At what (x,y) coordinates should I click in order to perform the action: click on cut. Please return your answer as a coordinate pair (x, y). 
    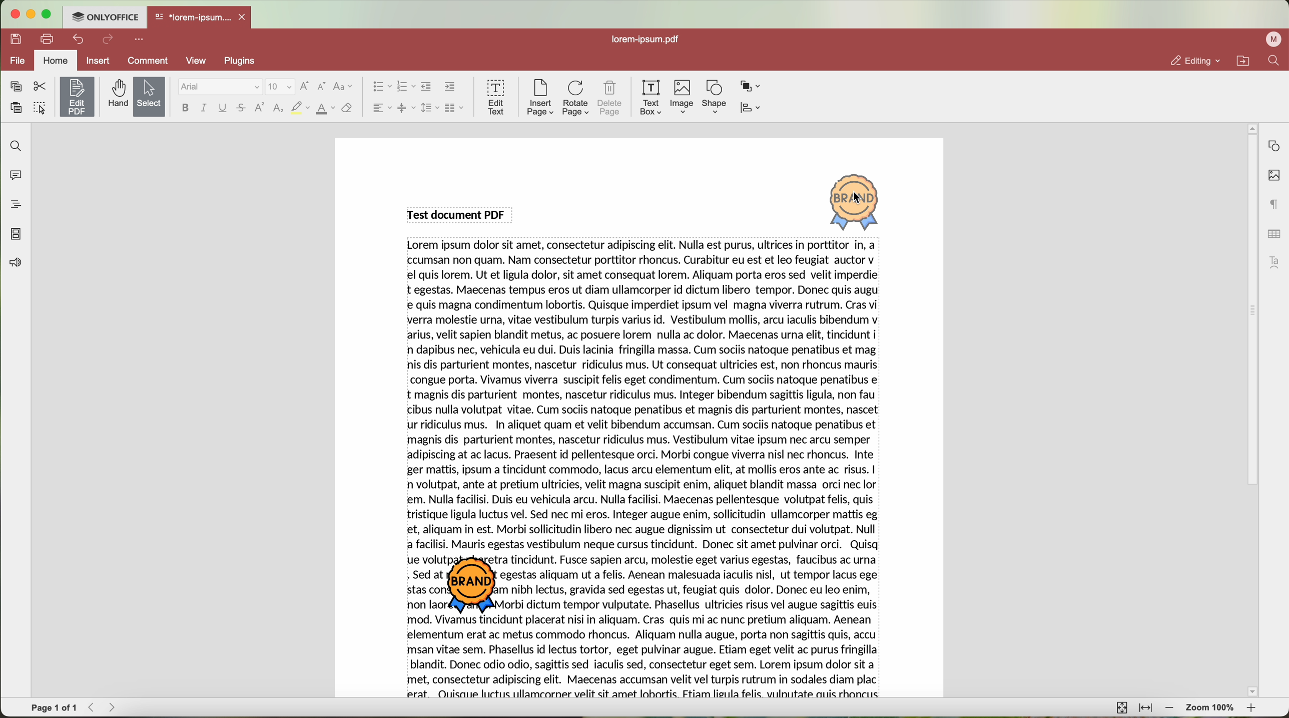
    Looking at the image, I should click on (40, 87).